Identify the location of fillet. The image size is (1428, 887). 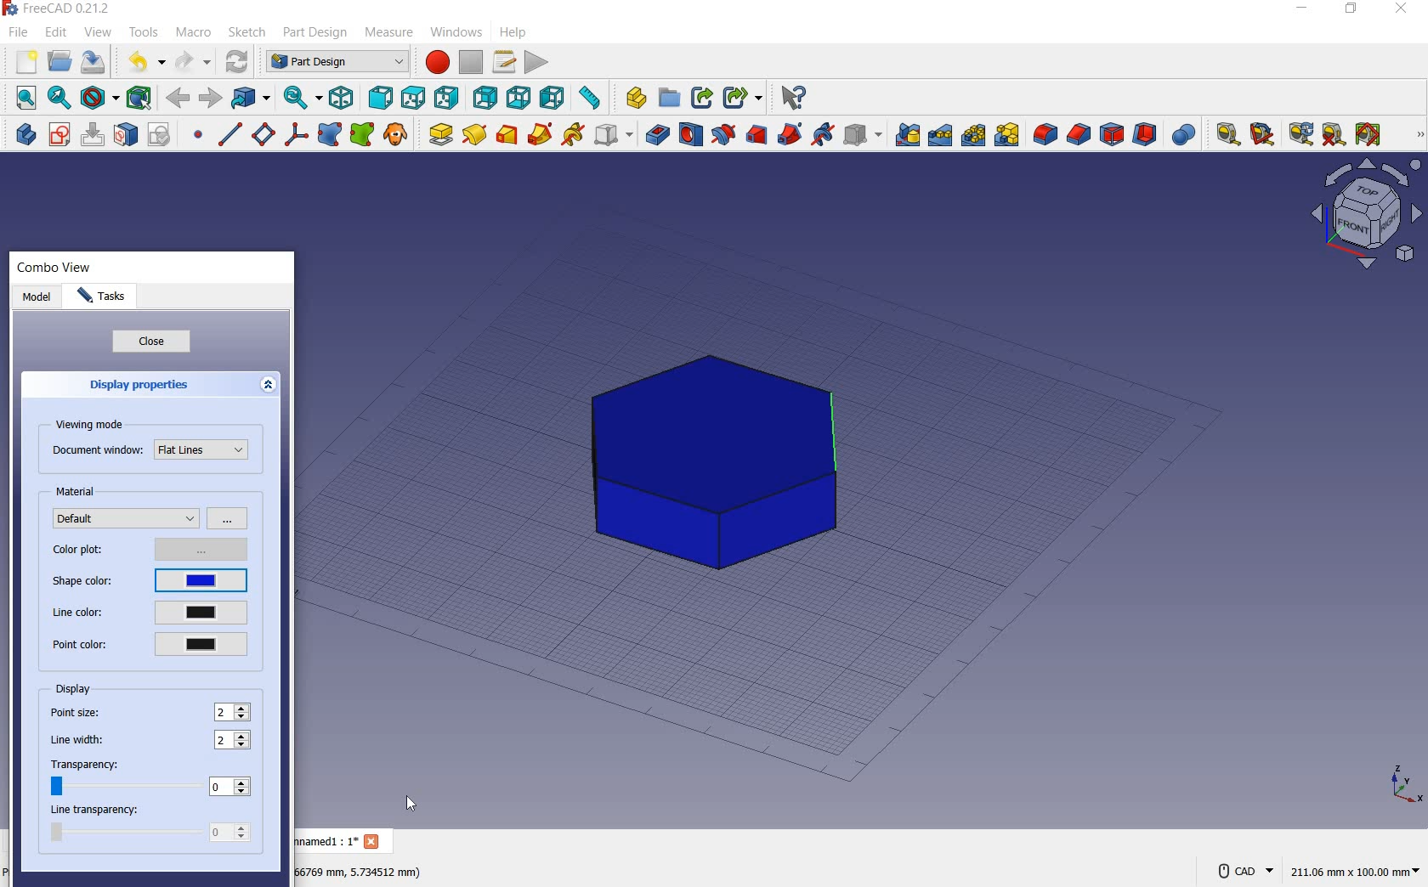
(1044, 135).